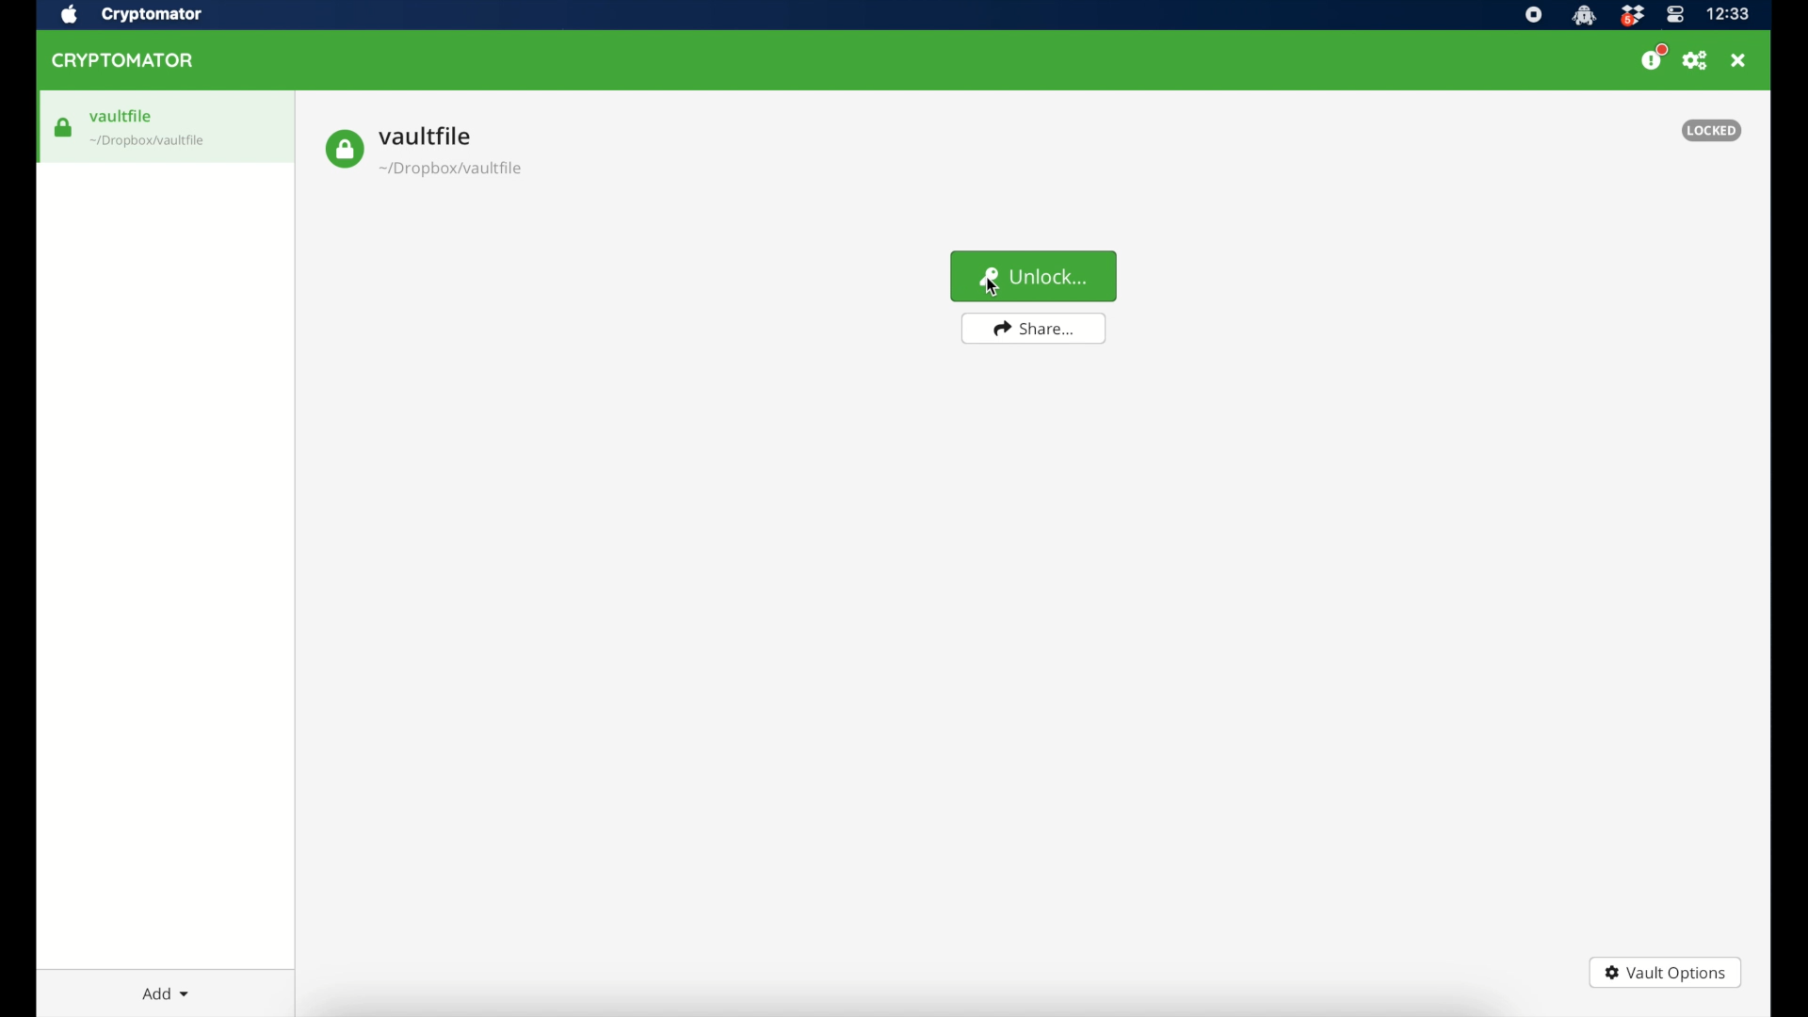  What do you see at coordinates (1583, 15) in the screenshot?
I see `cryptomator icon` at bounding box center [1583, 15].